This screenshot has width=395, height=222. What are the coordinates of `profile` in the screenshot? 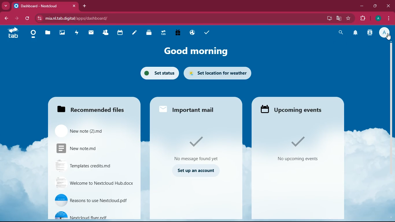 It's located at (384, 32).